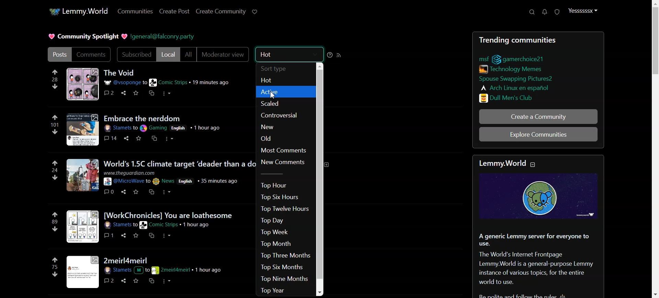 Image resolution: width=659 pixels, height=298 pixels. I want to click on upvote, so click(55, 164).